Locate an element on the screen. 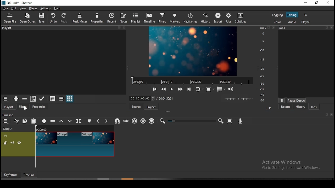 This screenshot has width=335, height=188. notes is located at coordinates (124, 18).